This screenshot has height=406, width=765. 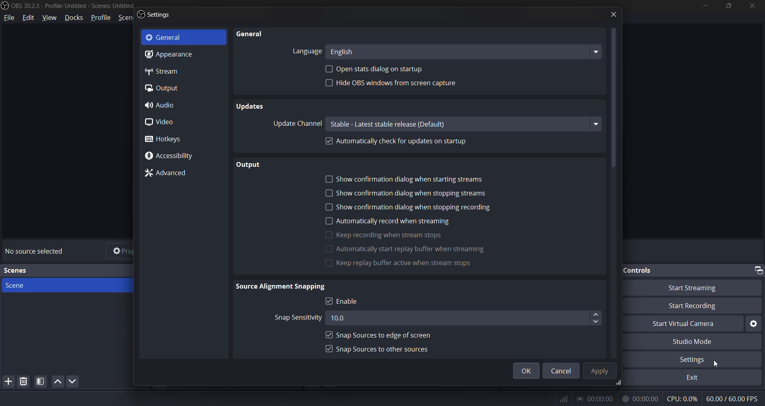 I want to click on cursor, so click(x=716, y=363).